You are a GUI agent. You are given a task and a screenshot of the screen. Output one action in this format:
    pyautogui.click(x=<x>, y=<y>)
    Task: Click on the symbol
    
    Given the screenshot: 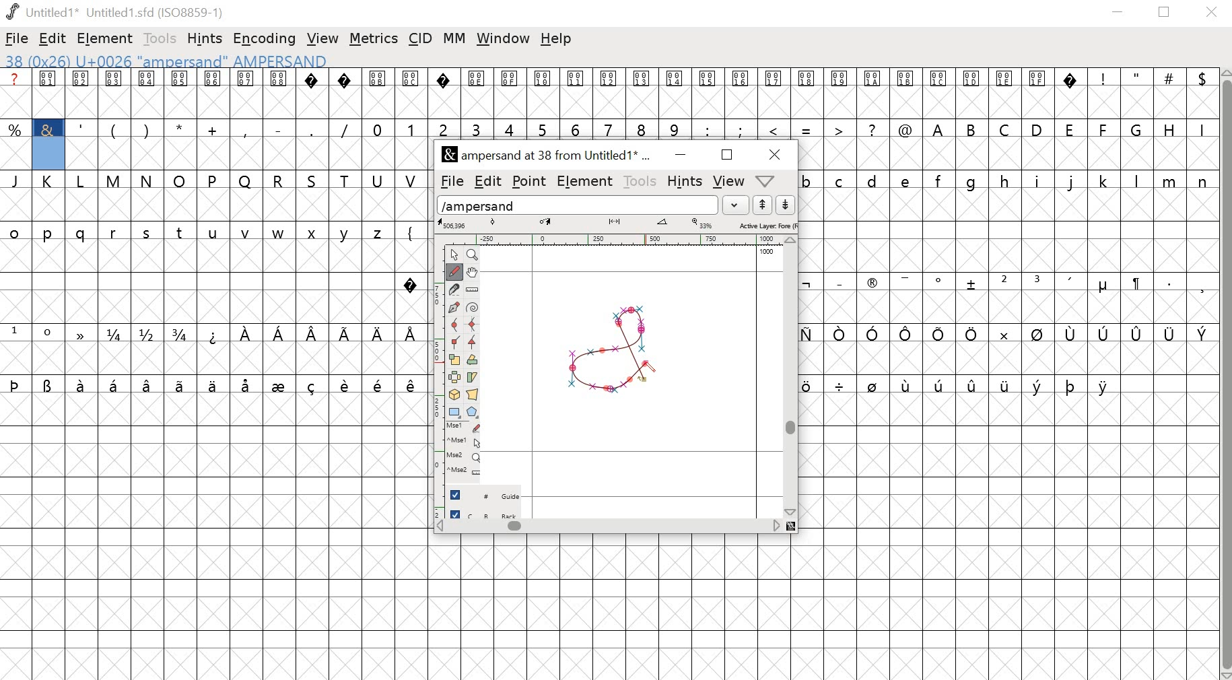 What is the action you would take?
    pyautogui.click(x=1105, y=386)
    